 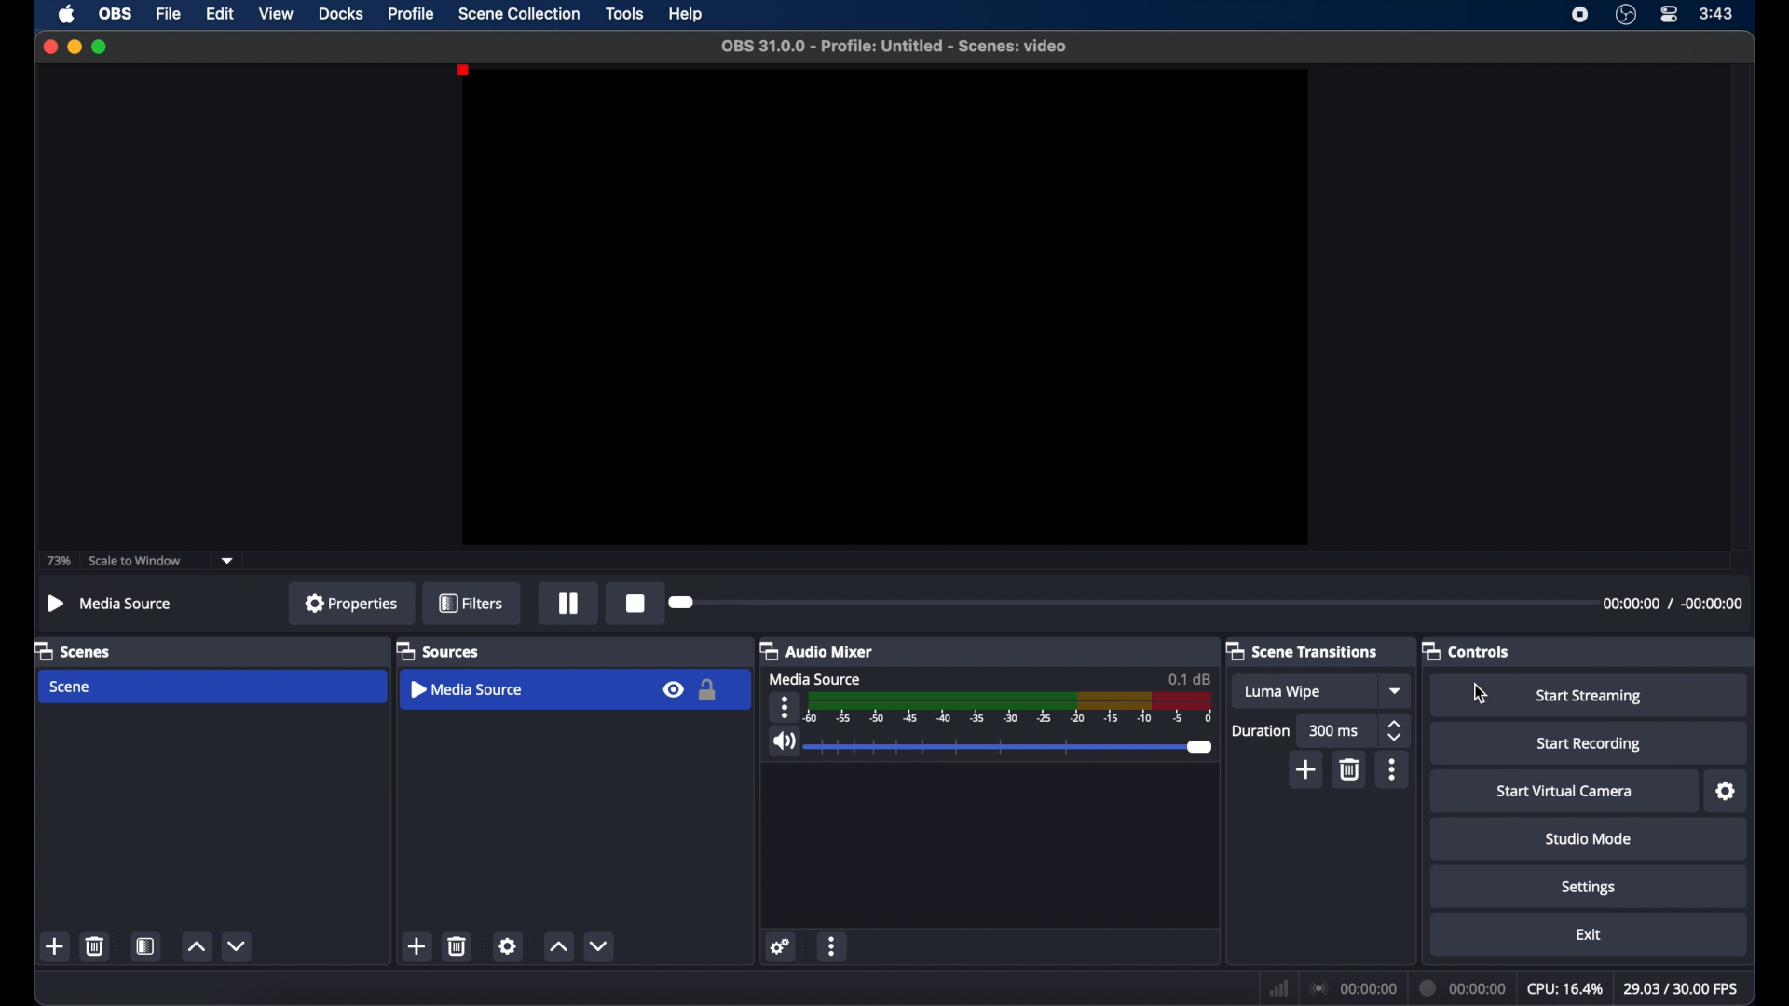 I want to click on settings, so click(x=1590, y=889).